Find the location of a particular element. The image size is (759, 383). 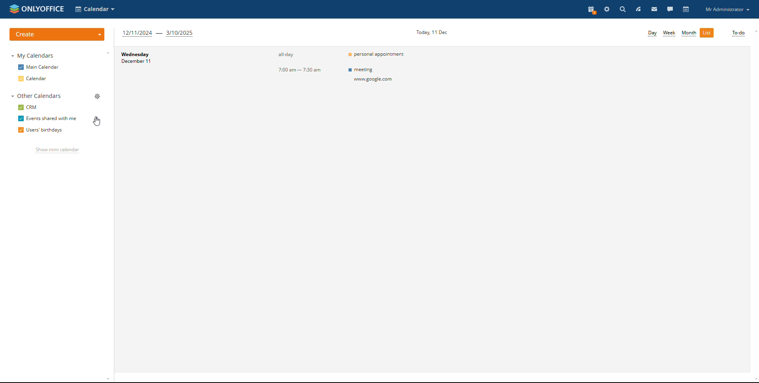

month view is located at coordinates (688, 33).